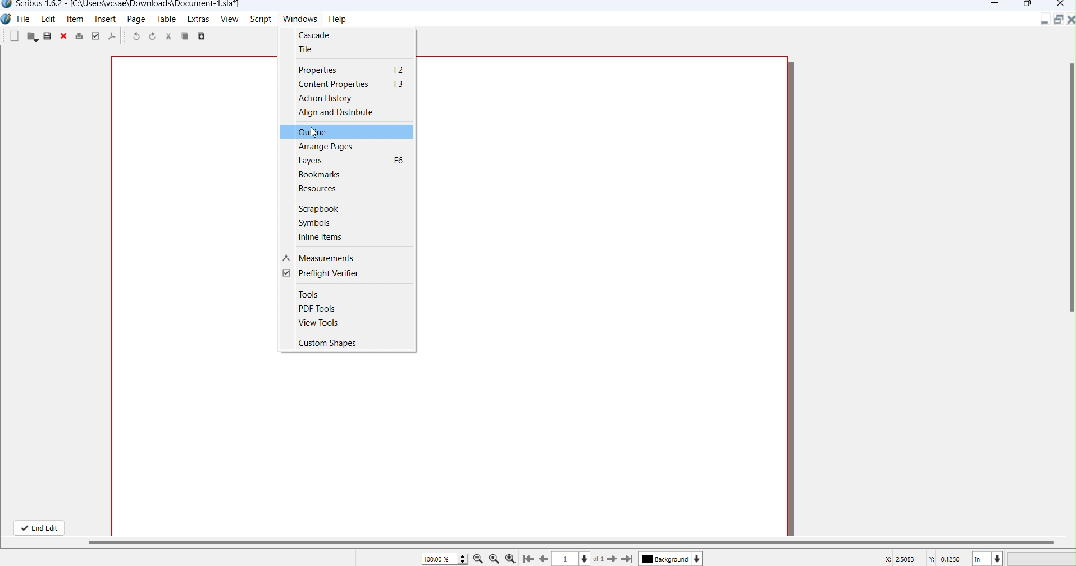  I want to click on Preflight Verifier, so click(322, 275).